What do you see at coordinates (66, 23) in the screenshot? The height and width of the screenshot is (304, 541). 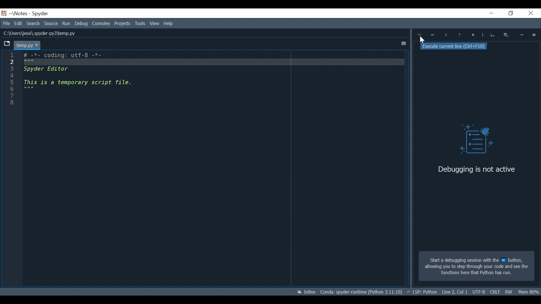 I see `Run` at bounding box center [66, 23].